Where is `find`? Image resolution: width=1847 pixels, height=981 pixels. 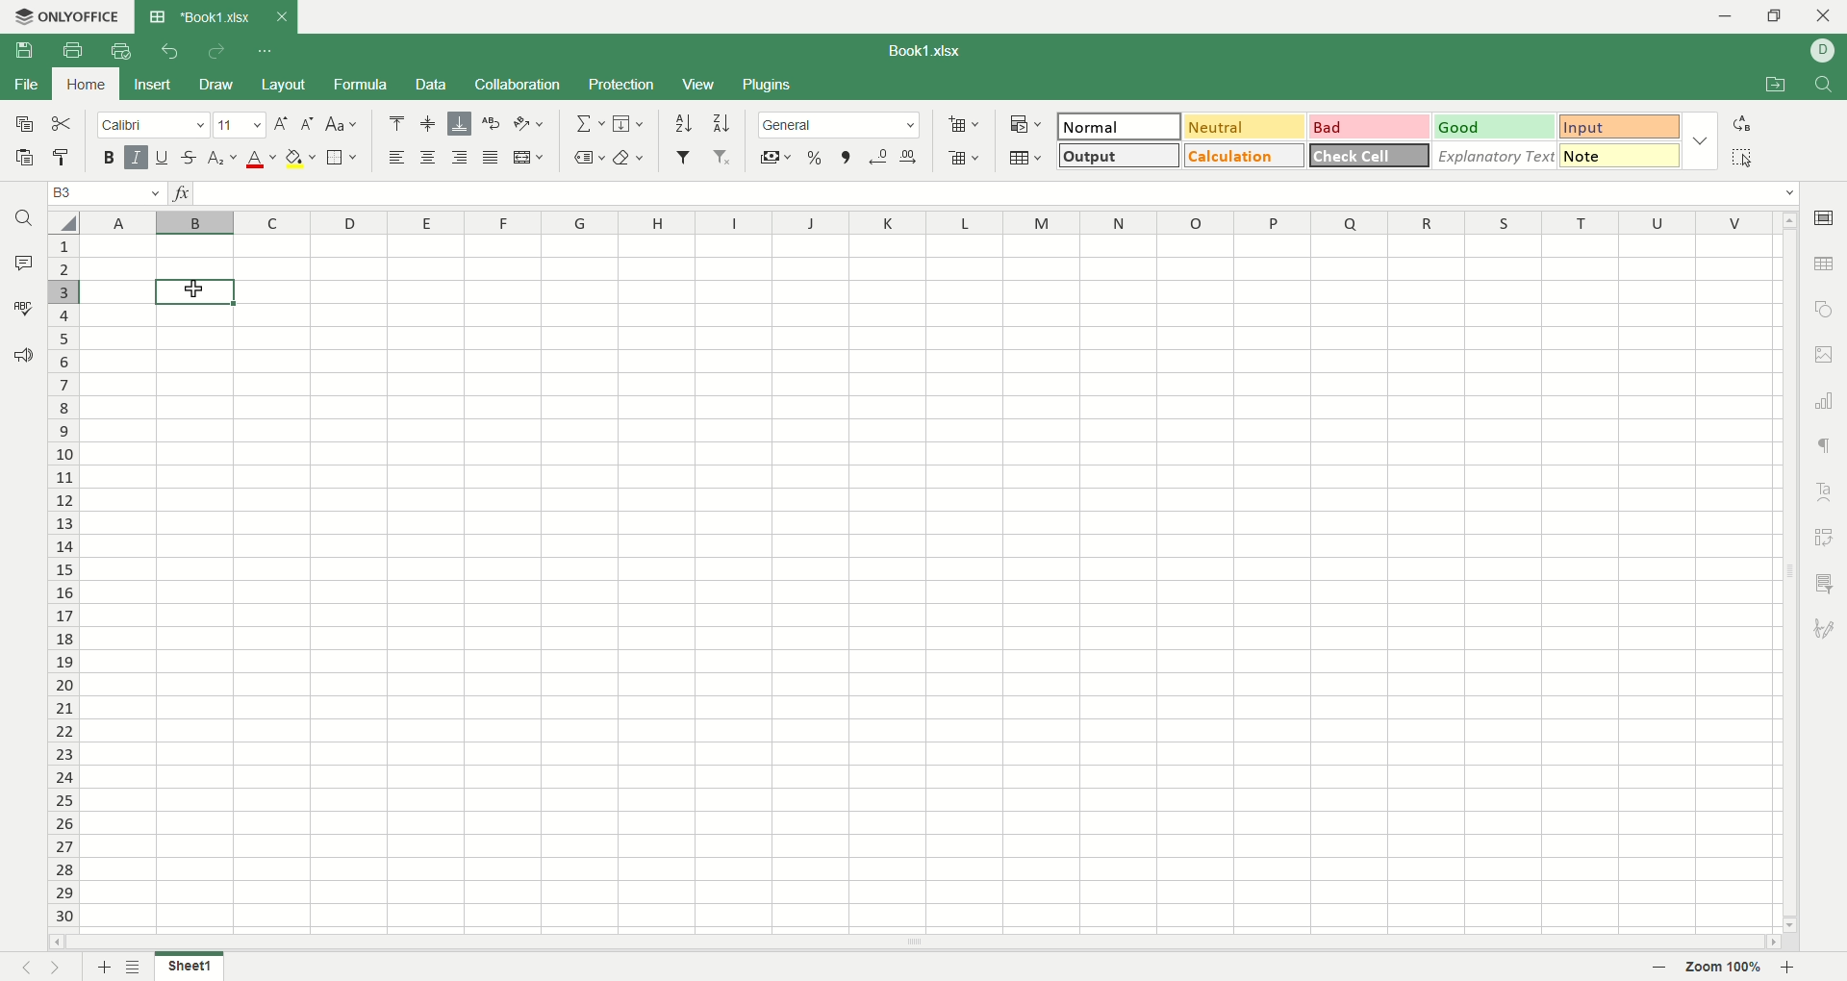 find is located at coordinates (1829, 85).